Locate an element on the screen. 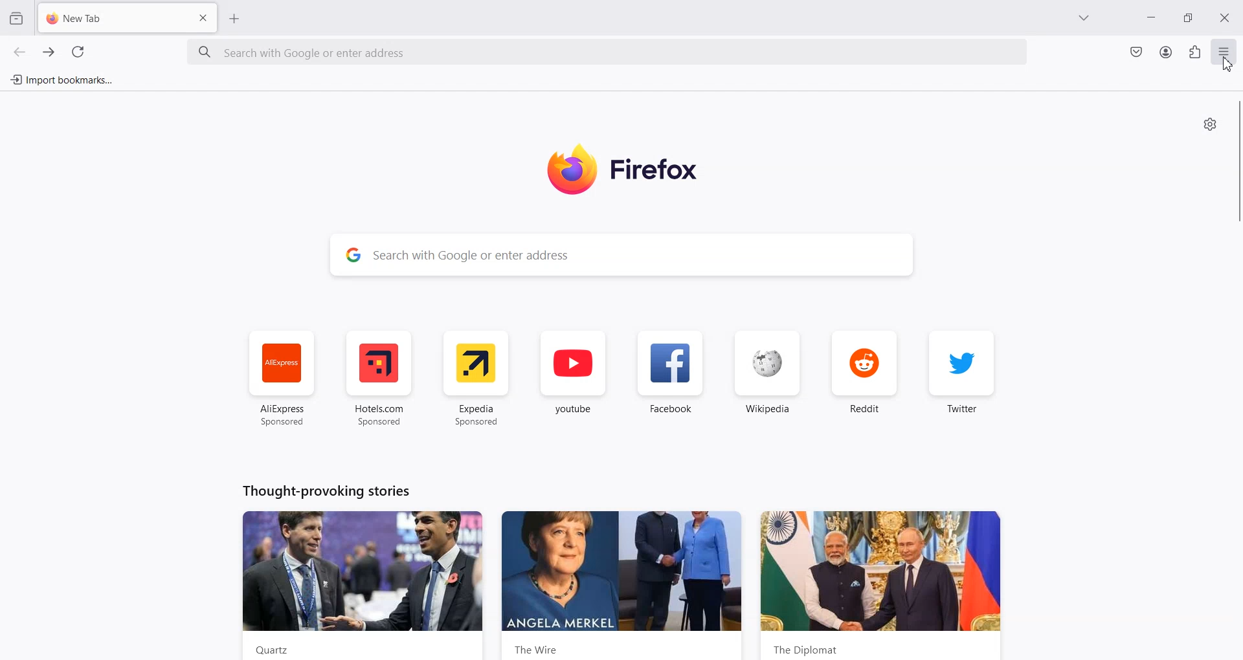 This screenshot has width=1243, height=660. The wire news is located at coordinates (626, 579).